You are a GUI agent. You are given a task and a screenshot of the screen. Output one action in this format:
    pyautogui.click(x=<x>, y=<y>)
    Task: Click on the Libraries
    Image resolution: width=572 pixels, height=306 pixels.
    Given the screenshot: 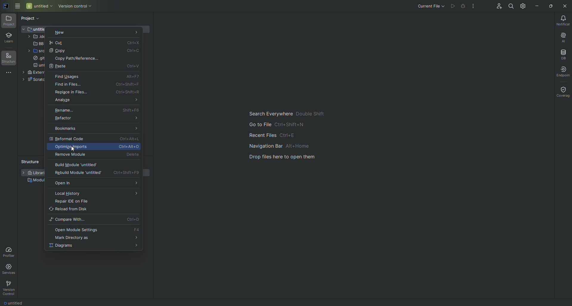 What is the action you would take?
    pyautogui.click(x=33, y=173)
    